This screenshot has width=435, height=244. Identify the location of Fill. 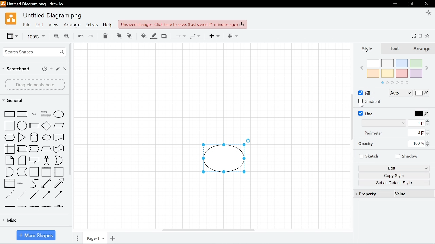
(364, 93).